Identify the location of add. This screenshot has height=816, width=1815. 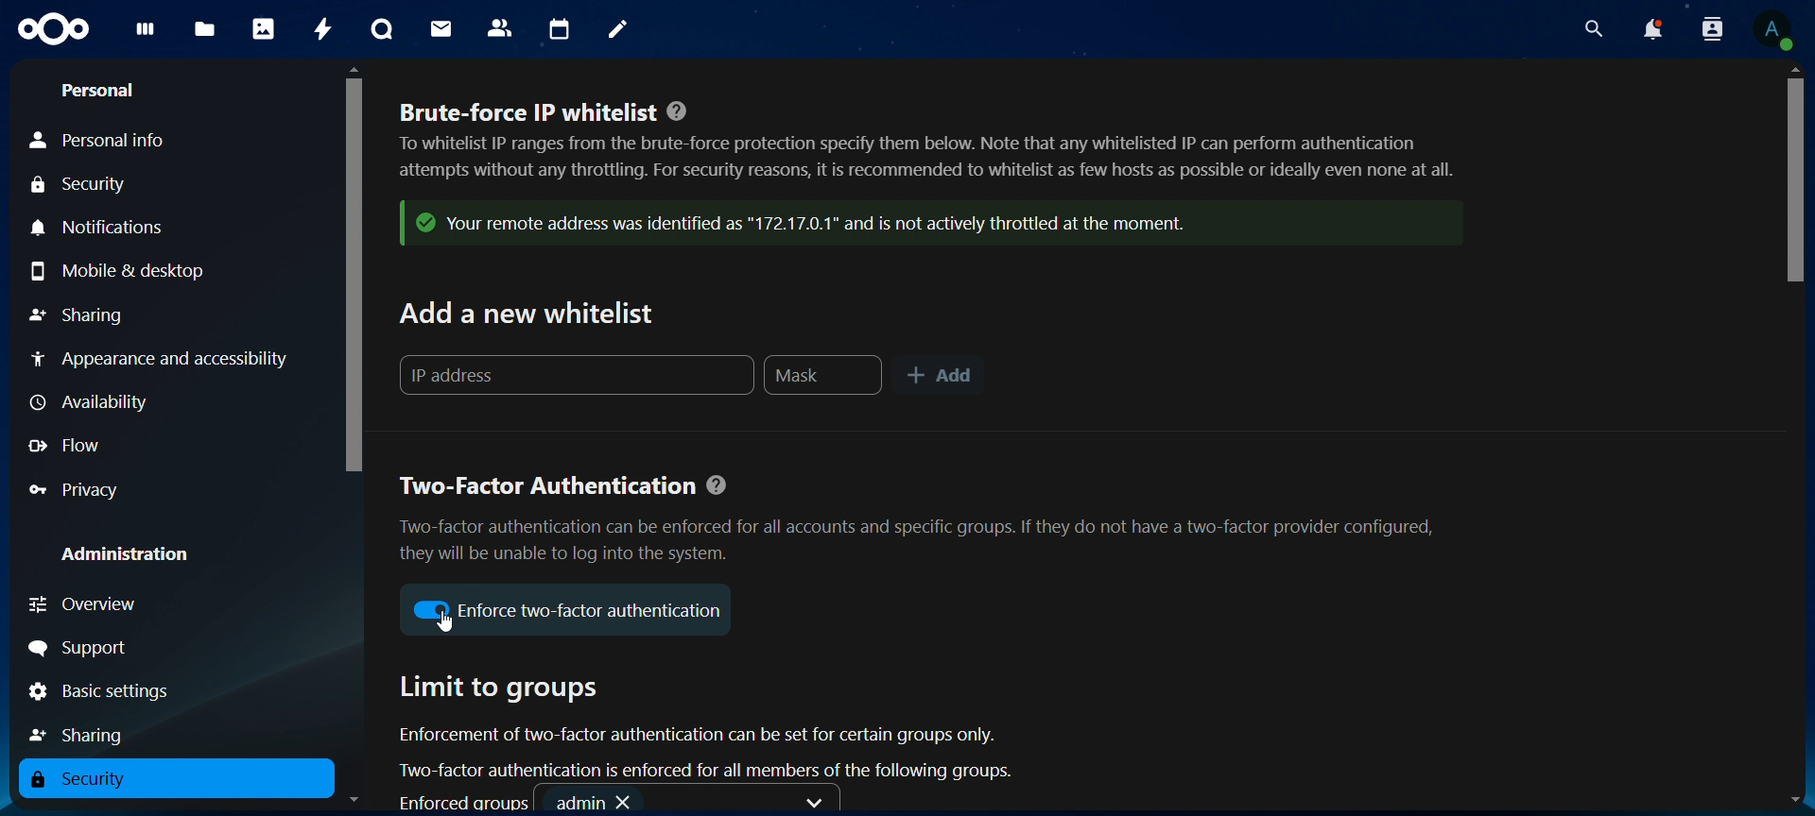
(938, 377).